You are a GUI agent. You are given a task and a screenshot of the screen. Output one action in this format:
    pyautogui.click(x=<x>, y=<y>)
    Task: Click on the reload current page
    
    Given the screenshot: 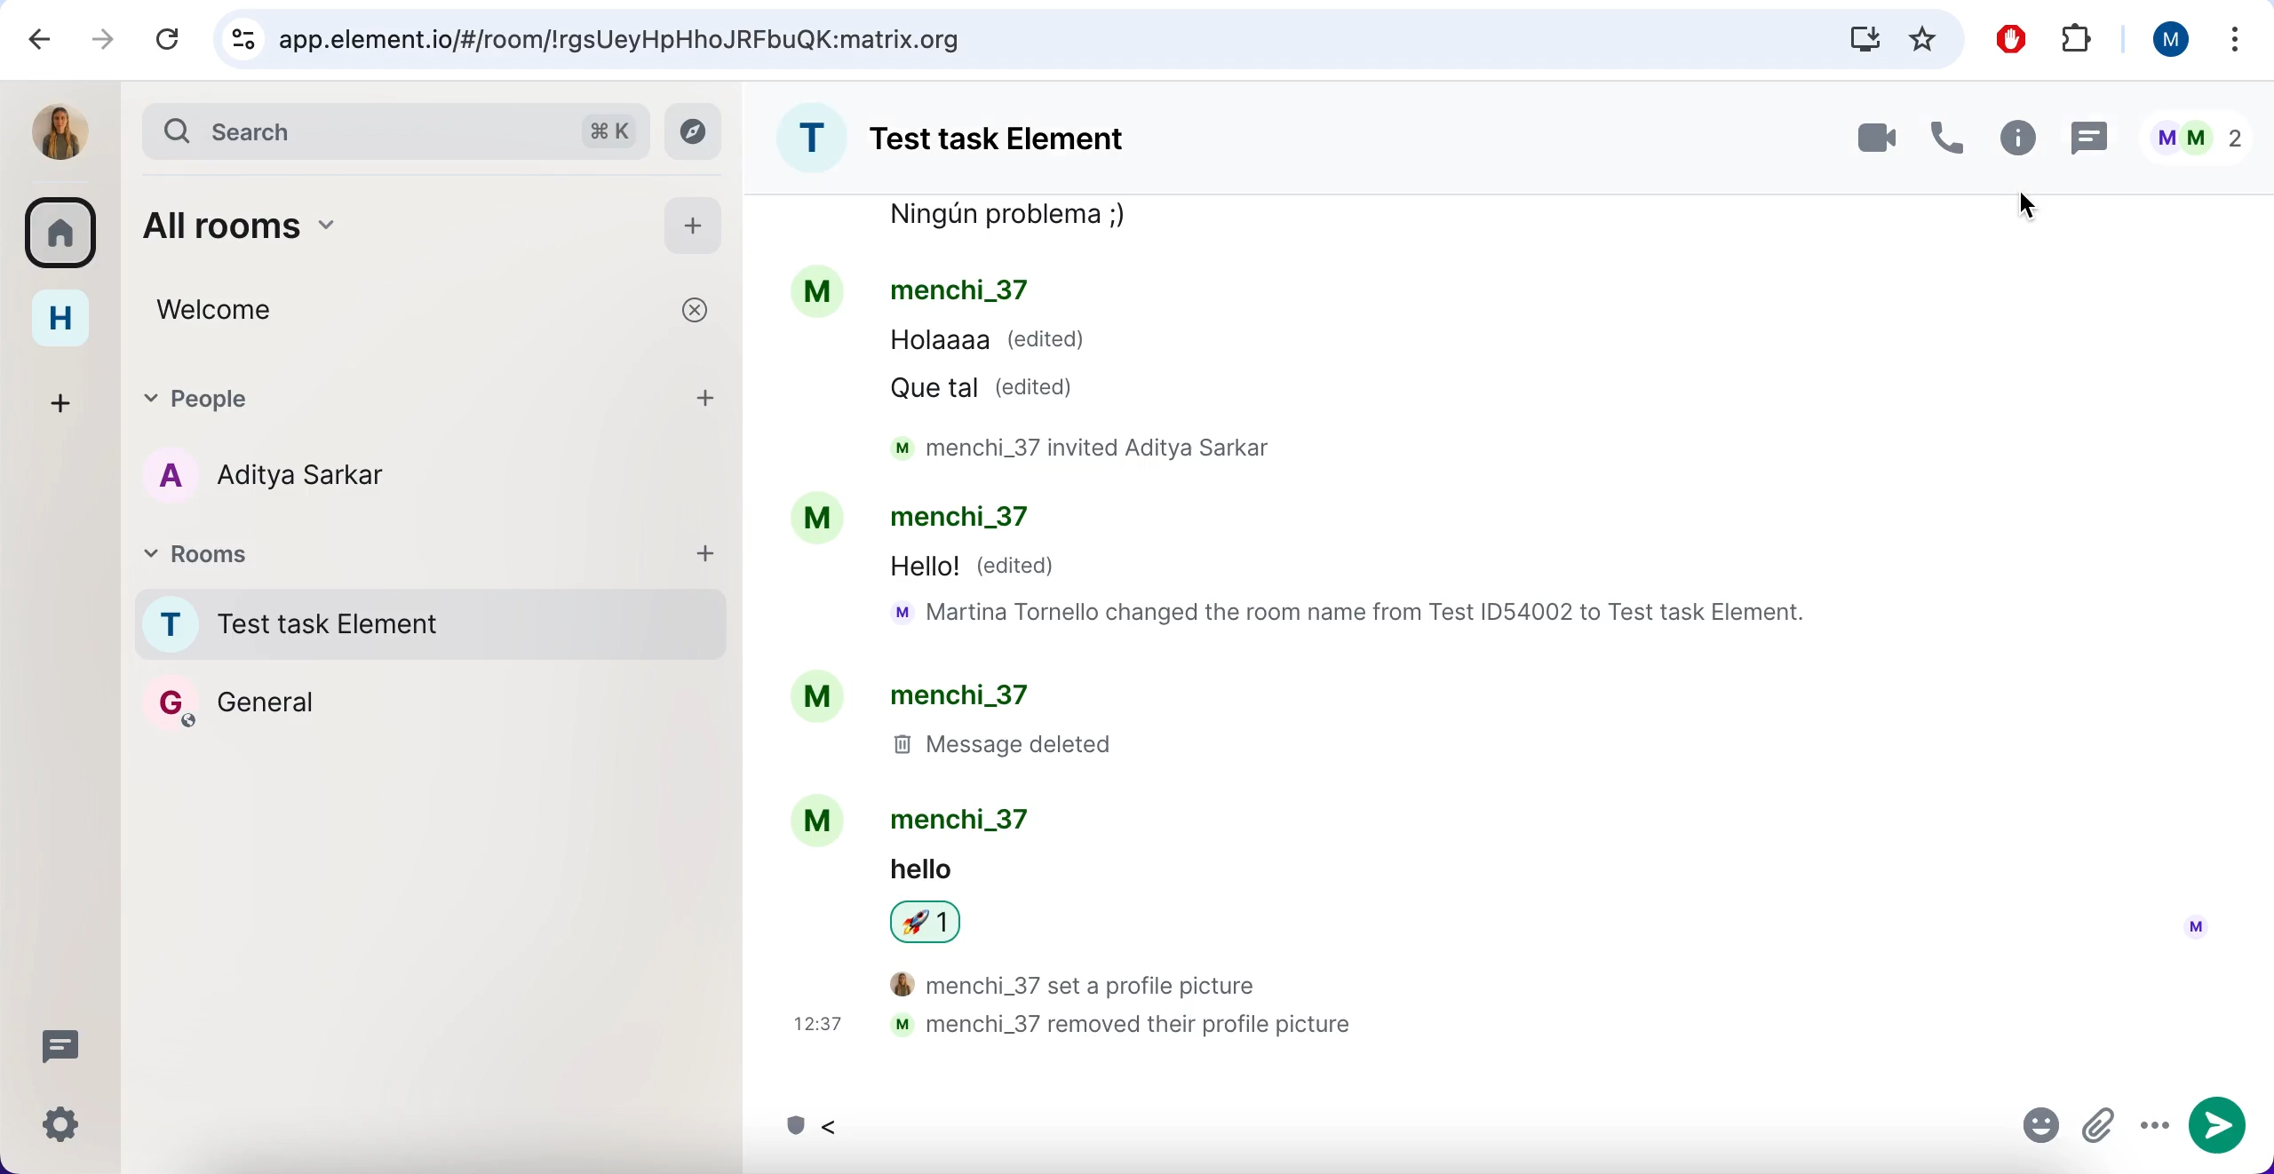 What is the action you would take?
    pyautogui.click(x=164, y=40)
    